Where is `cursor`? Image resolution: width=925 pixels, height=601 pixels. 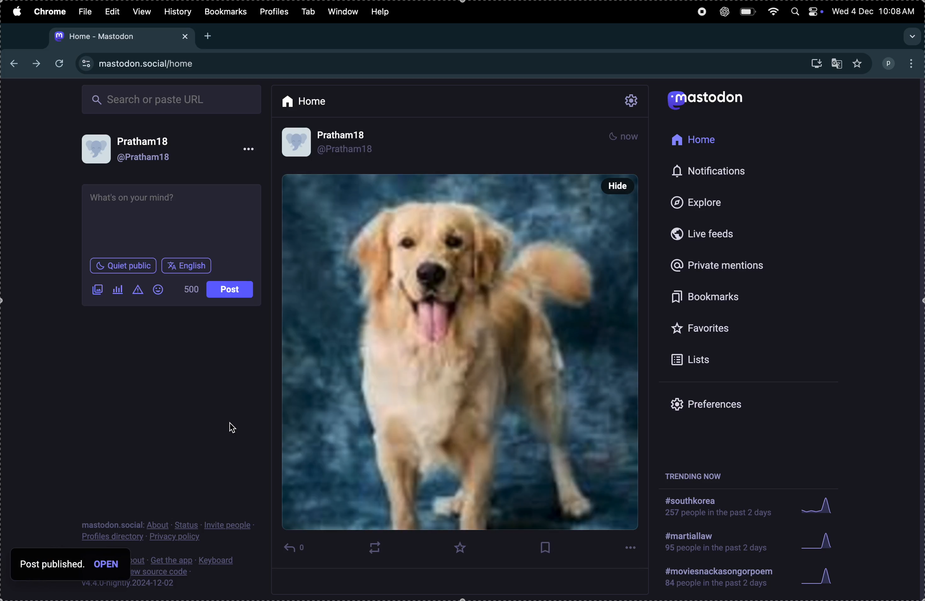 cursor is located at coordinates (234, 429).